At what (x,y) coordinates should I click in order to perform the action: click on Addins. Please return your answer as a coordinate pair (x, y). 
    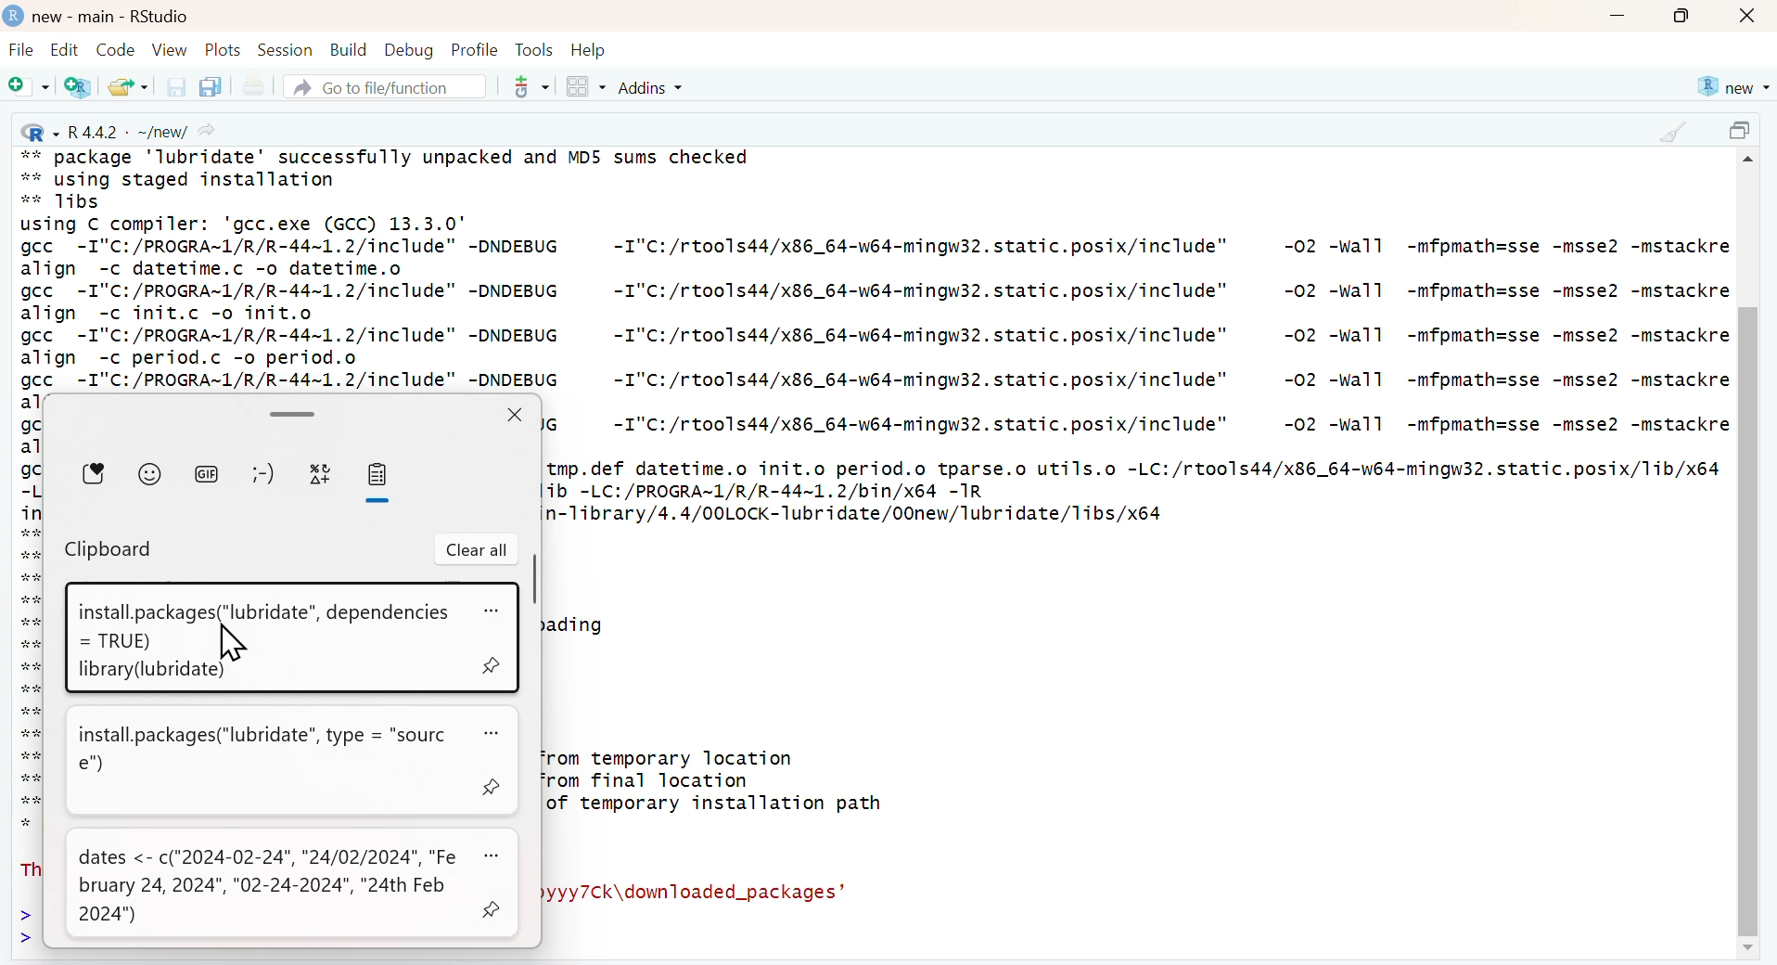
    Looking at the image, I should click on (654, 87).